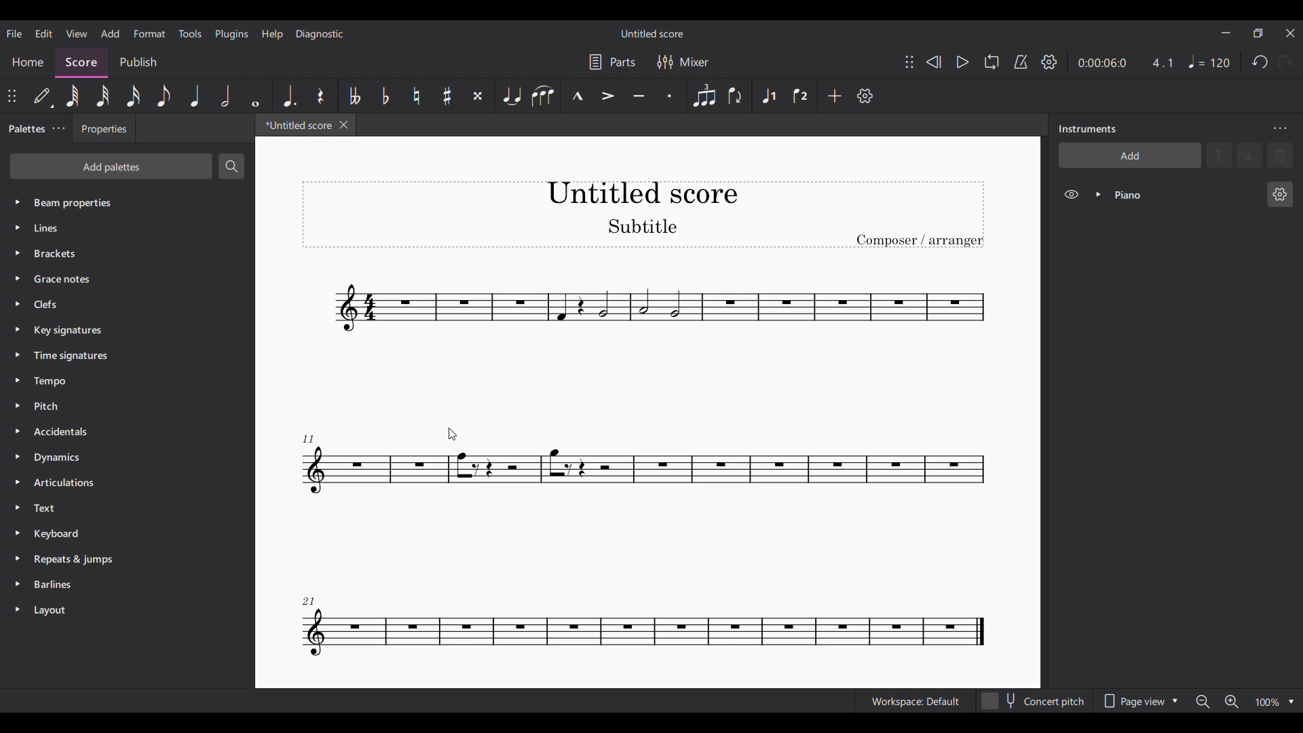 The image size is (1303, 733). Describe the element at coordinates (354, 96) in the screenshot. I see `Toggle double flat` at that location.